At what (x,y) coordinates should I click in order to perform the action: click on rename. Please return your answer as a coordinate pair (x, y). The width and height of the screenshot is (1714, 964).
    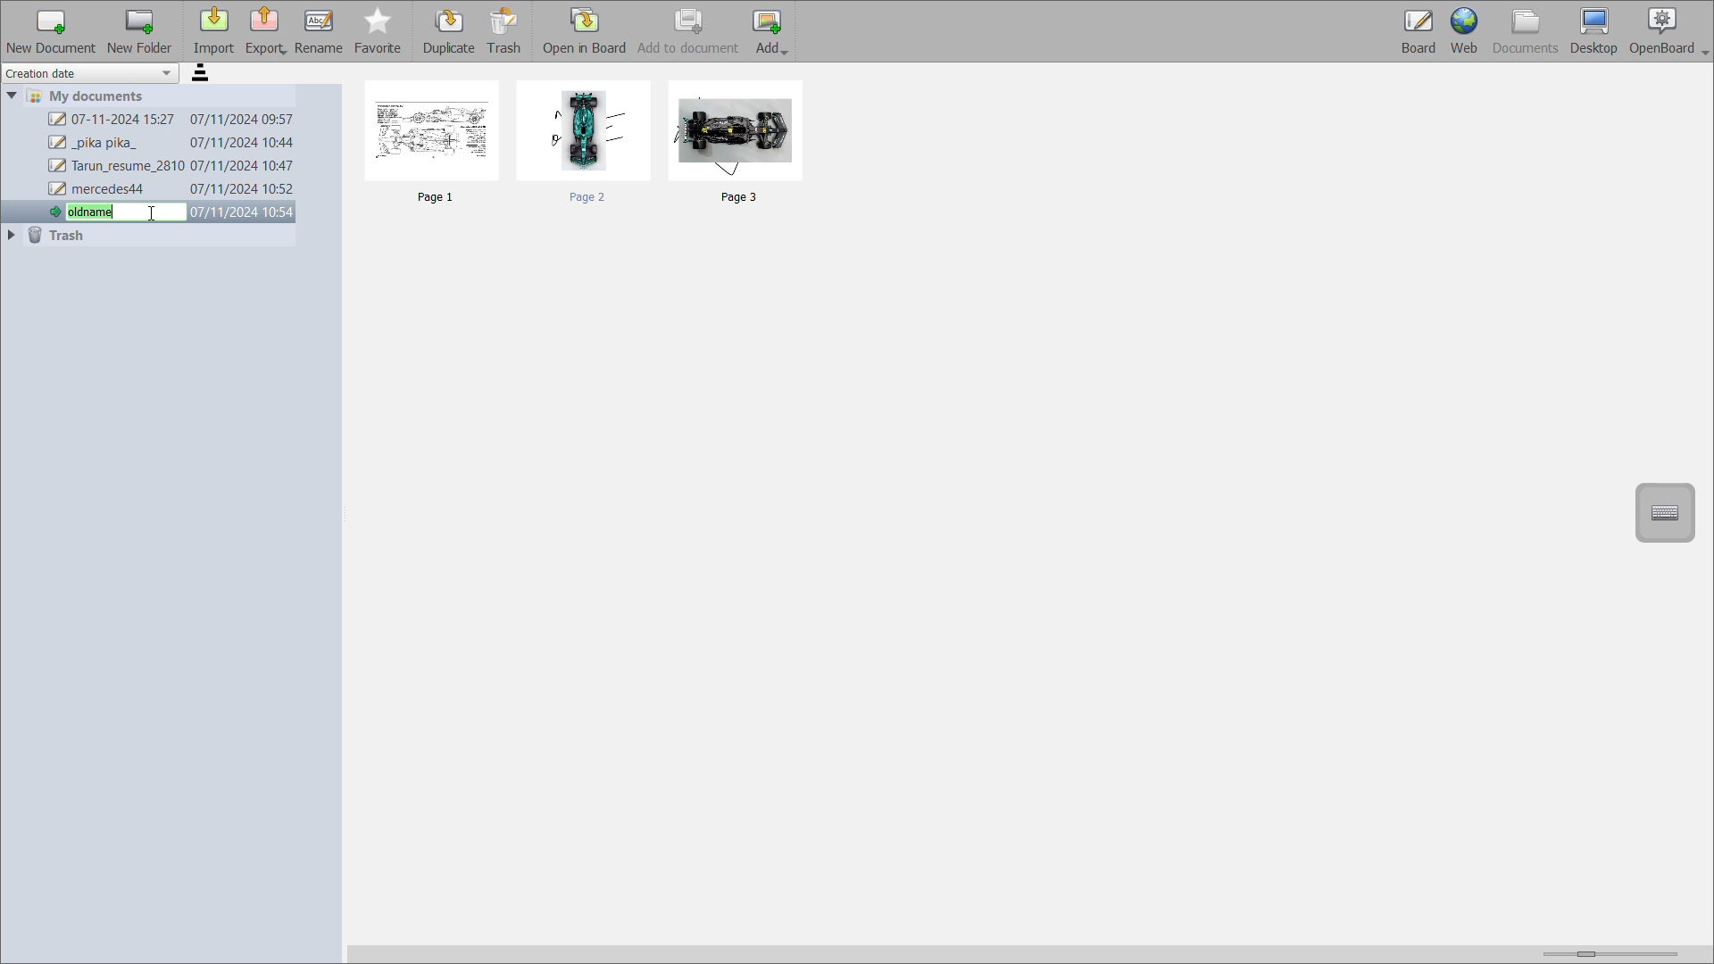
    Looking at the image, I should click on (321, 32).